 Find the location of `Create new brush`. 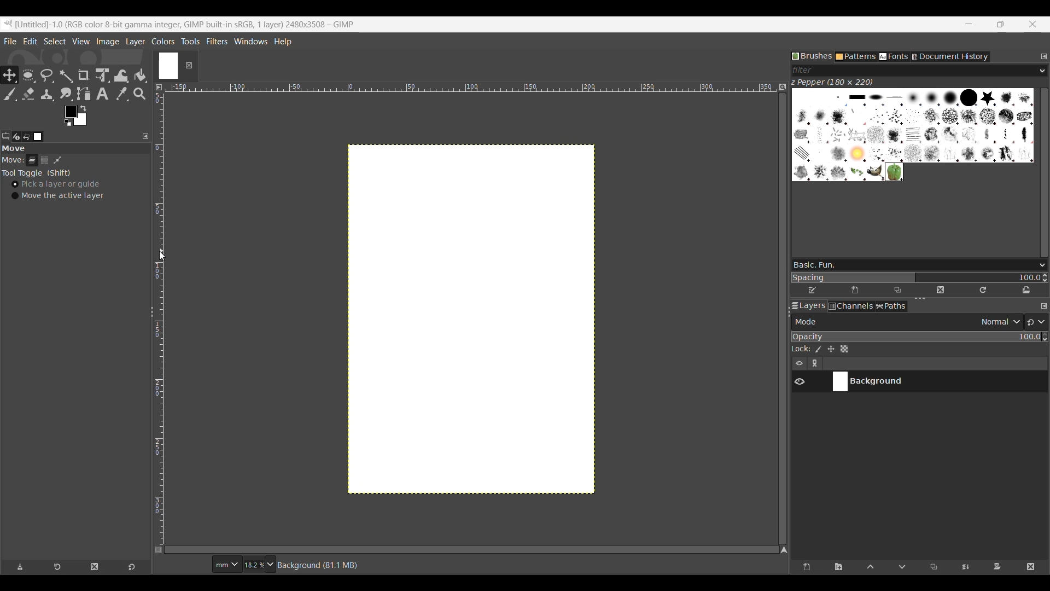

Create new brush is located at coordinates (855, 291).